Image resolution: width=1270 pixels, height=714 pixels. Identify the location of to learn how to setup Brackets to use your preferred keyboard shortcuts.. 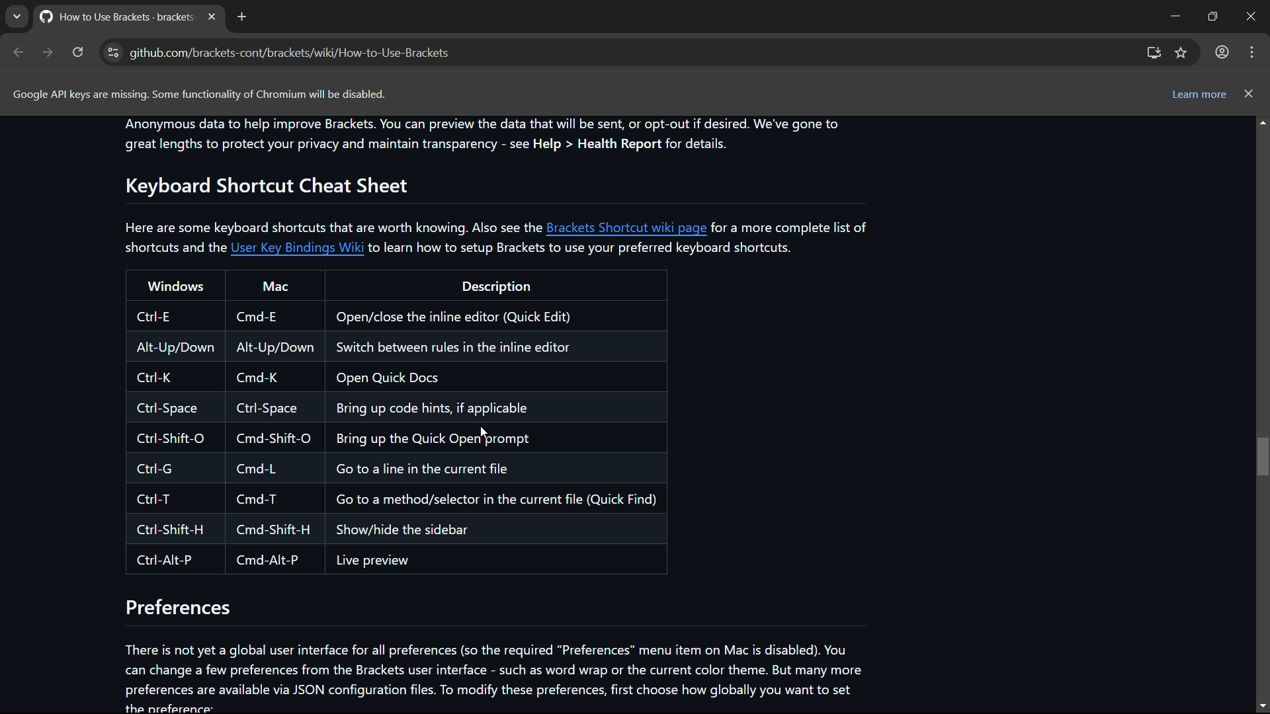
(585, 248).